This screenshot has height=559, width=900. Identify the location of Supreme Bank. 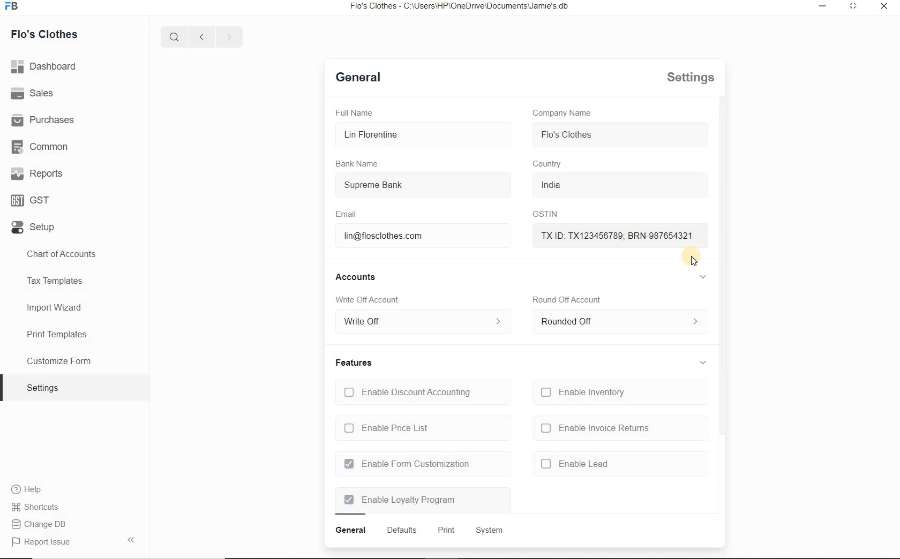
(408, 186).